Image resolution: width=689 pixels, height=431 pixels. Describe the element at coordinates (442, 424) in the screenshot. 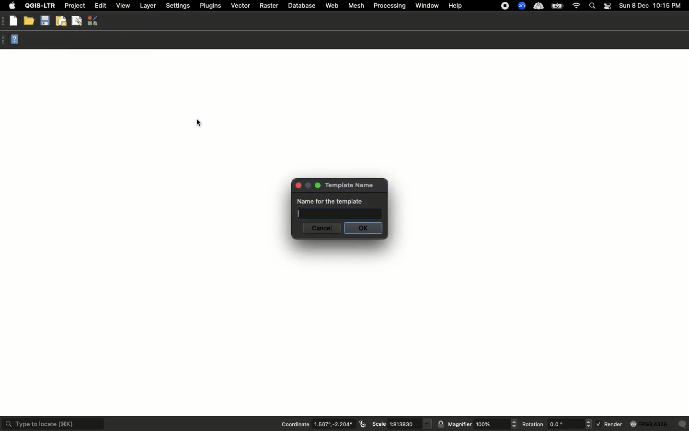

I see `lock` at that location.